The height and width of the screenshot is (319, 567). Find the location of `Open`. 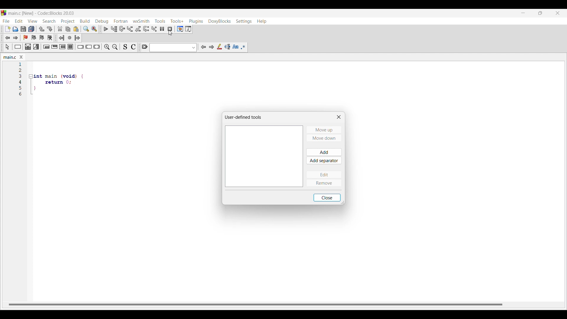

Open is located at coordinates (15, 29).